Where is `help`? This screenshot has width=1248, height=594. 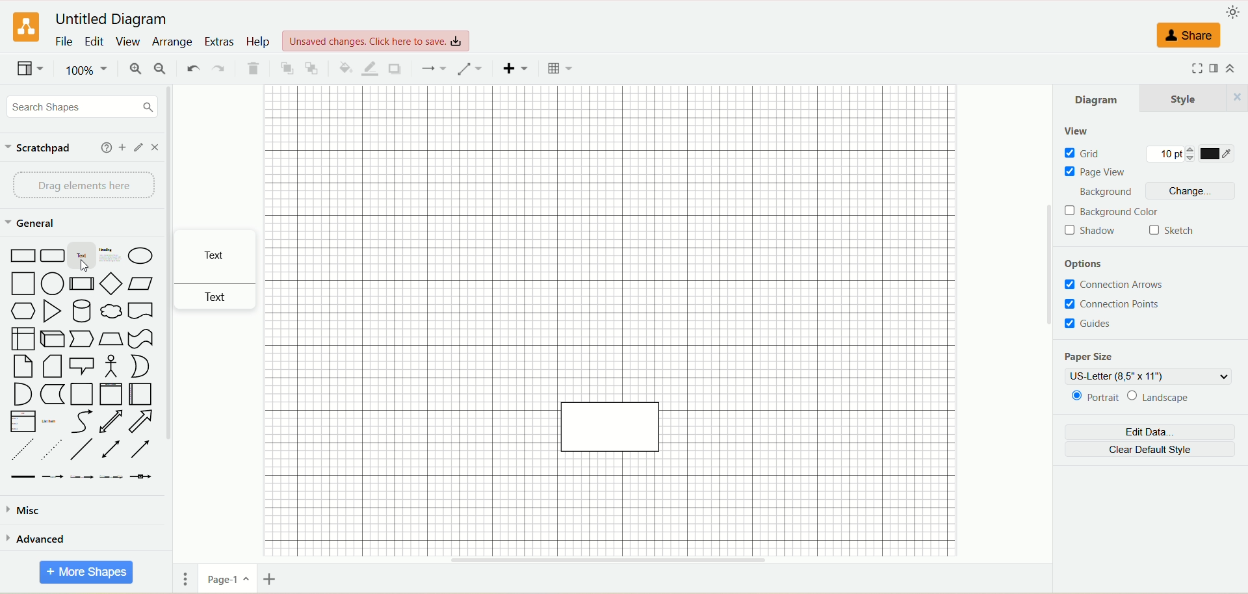
help is located at coordinates (257, 42).